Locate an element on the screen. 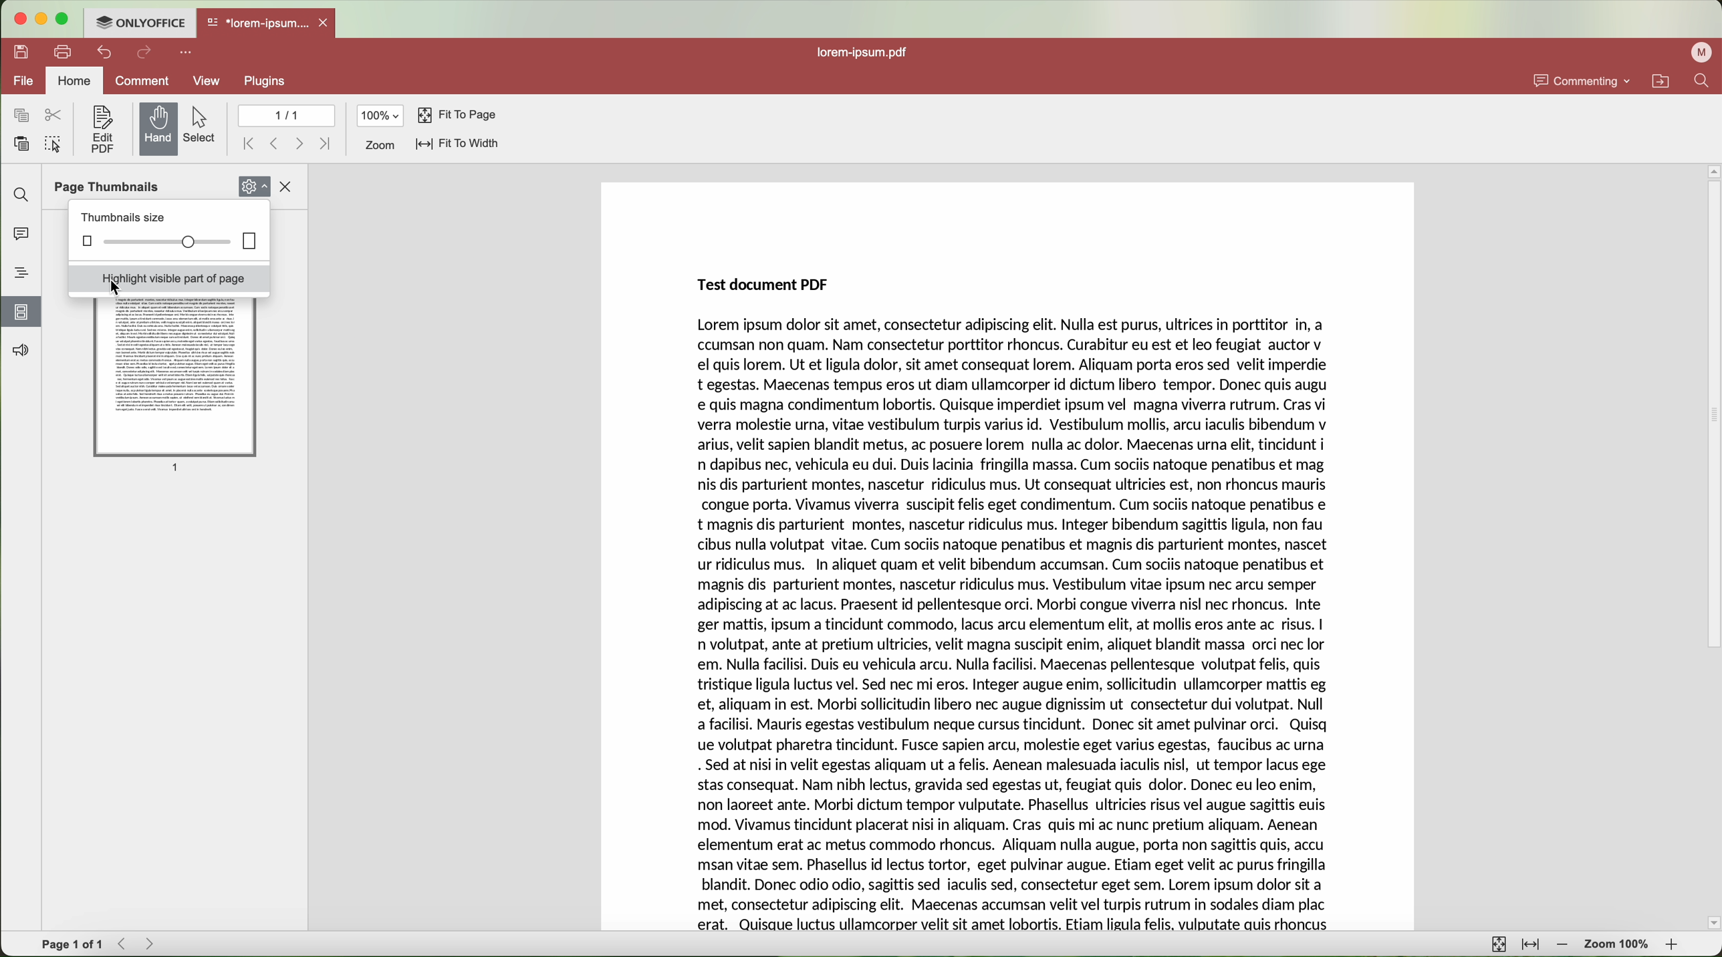 This screenshot has height=957, width=1722. file is located at coordinates (17, 81).